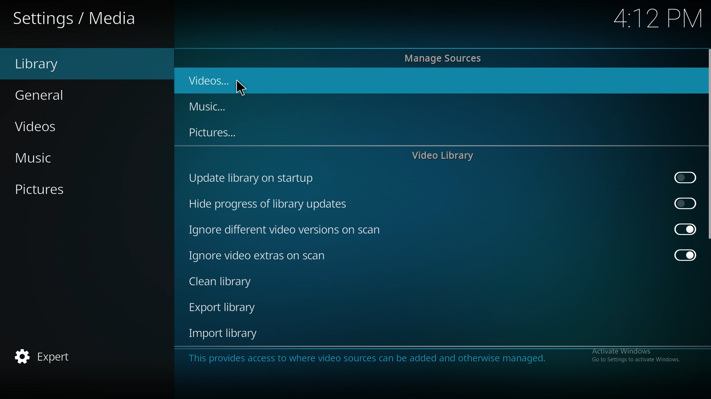 The image size is (711, 399). What do you see at coordinates (53, 357) in the screenshot?
I see `expert` at bounding box center [53, 357].